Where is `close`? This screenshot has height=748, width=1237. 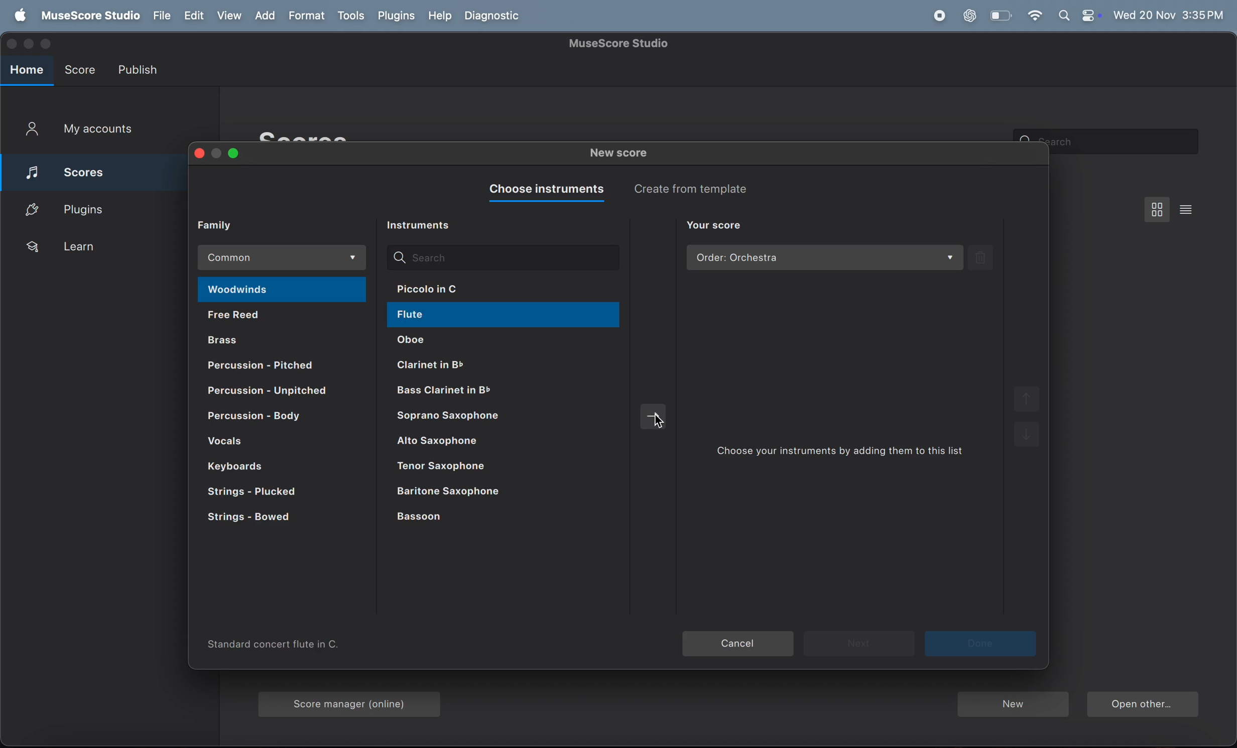
close is located at coordinates (197, 155).